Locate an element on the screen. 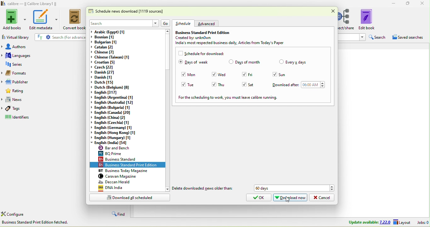  Checkbox is located at coordinates (180, 62).